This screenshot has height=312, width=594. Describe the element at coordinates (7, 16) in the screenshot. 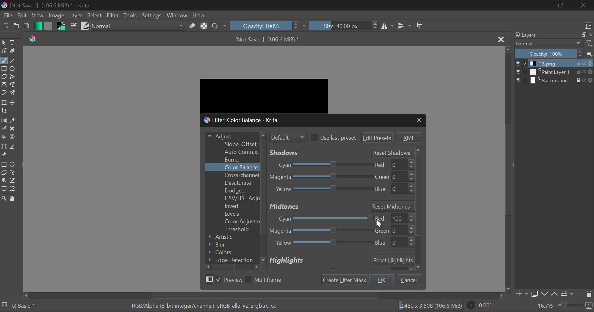

I see `File` at that location.